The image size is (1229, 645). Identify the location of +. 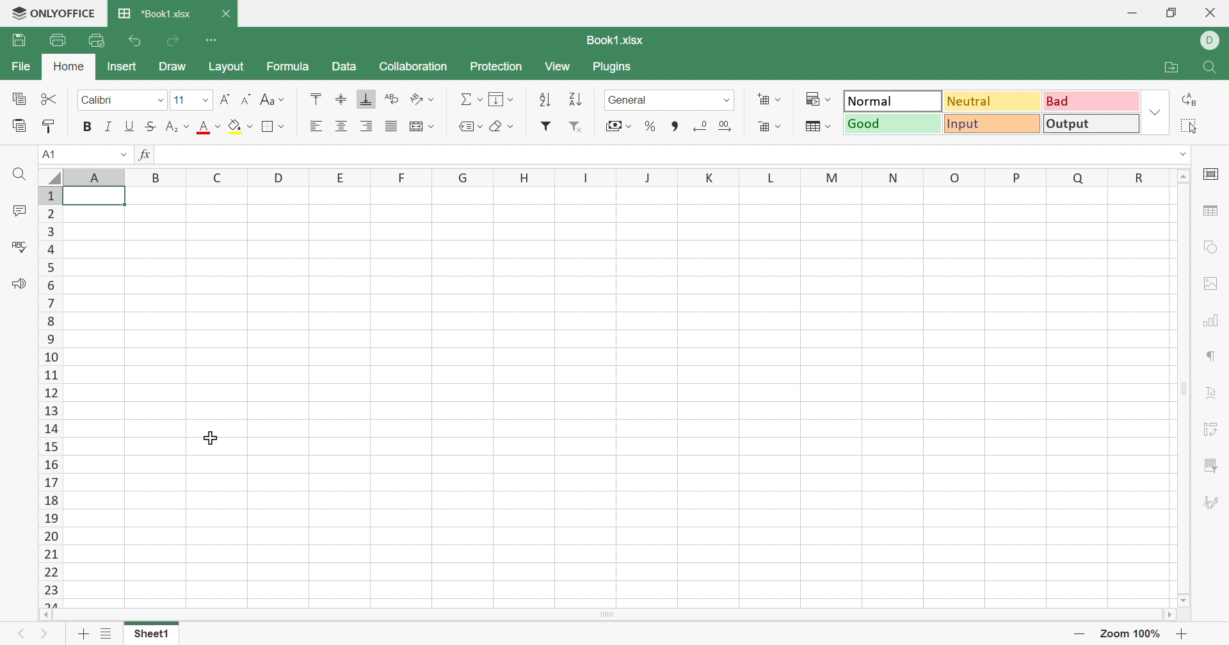
(1184, 633).